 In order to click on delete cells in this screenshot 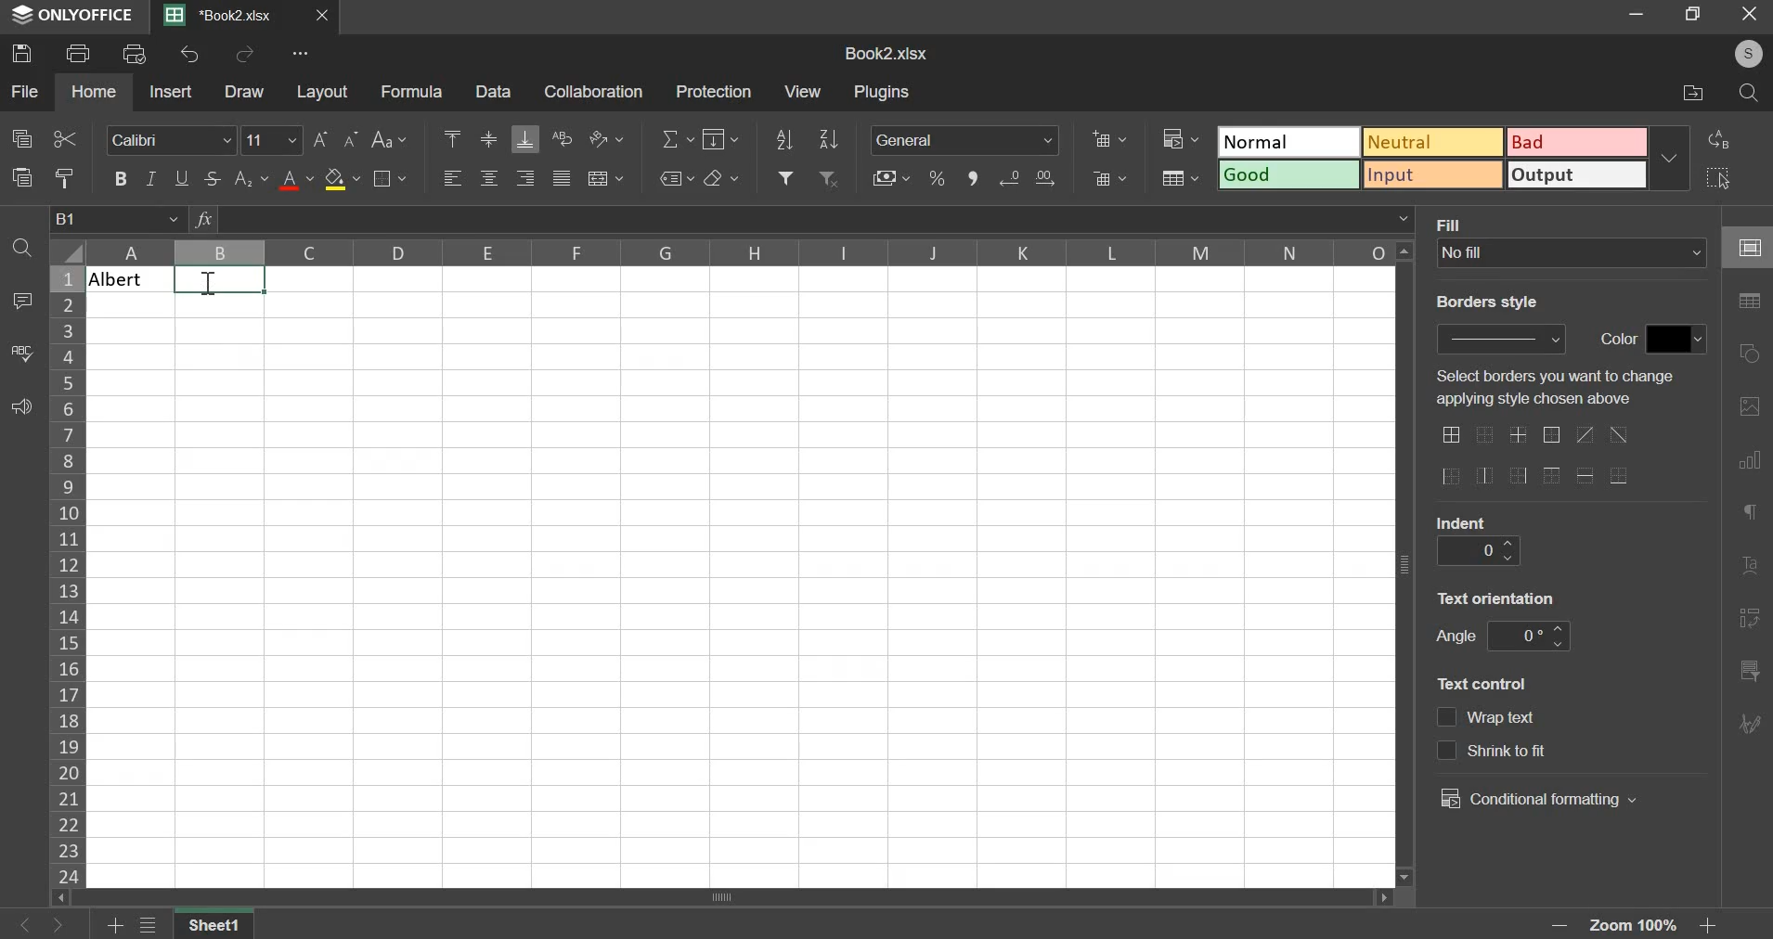, I will do `click(1109, 178)`.